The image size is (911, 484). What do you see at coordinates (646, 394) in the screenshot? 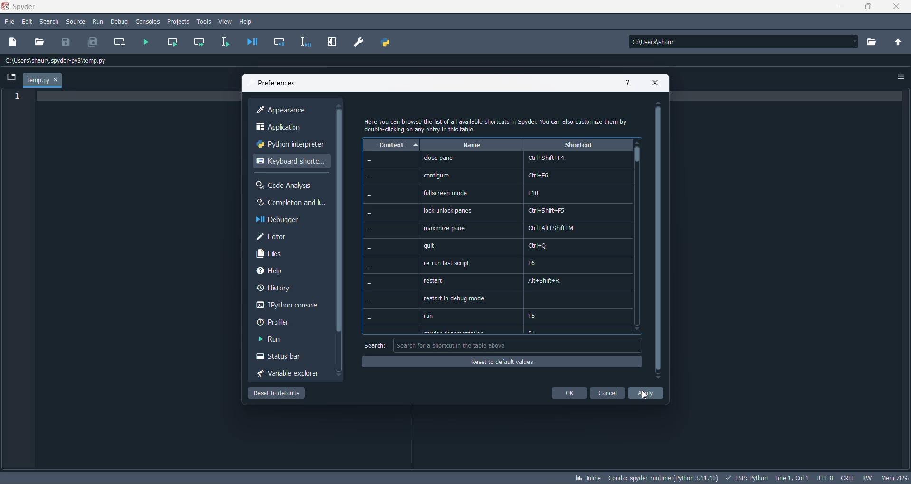
I see `apply` at bounding box center [646, 394].